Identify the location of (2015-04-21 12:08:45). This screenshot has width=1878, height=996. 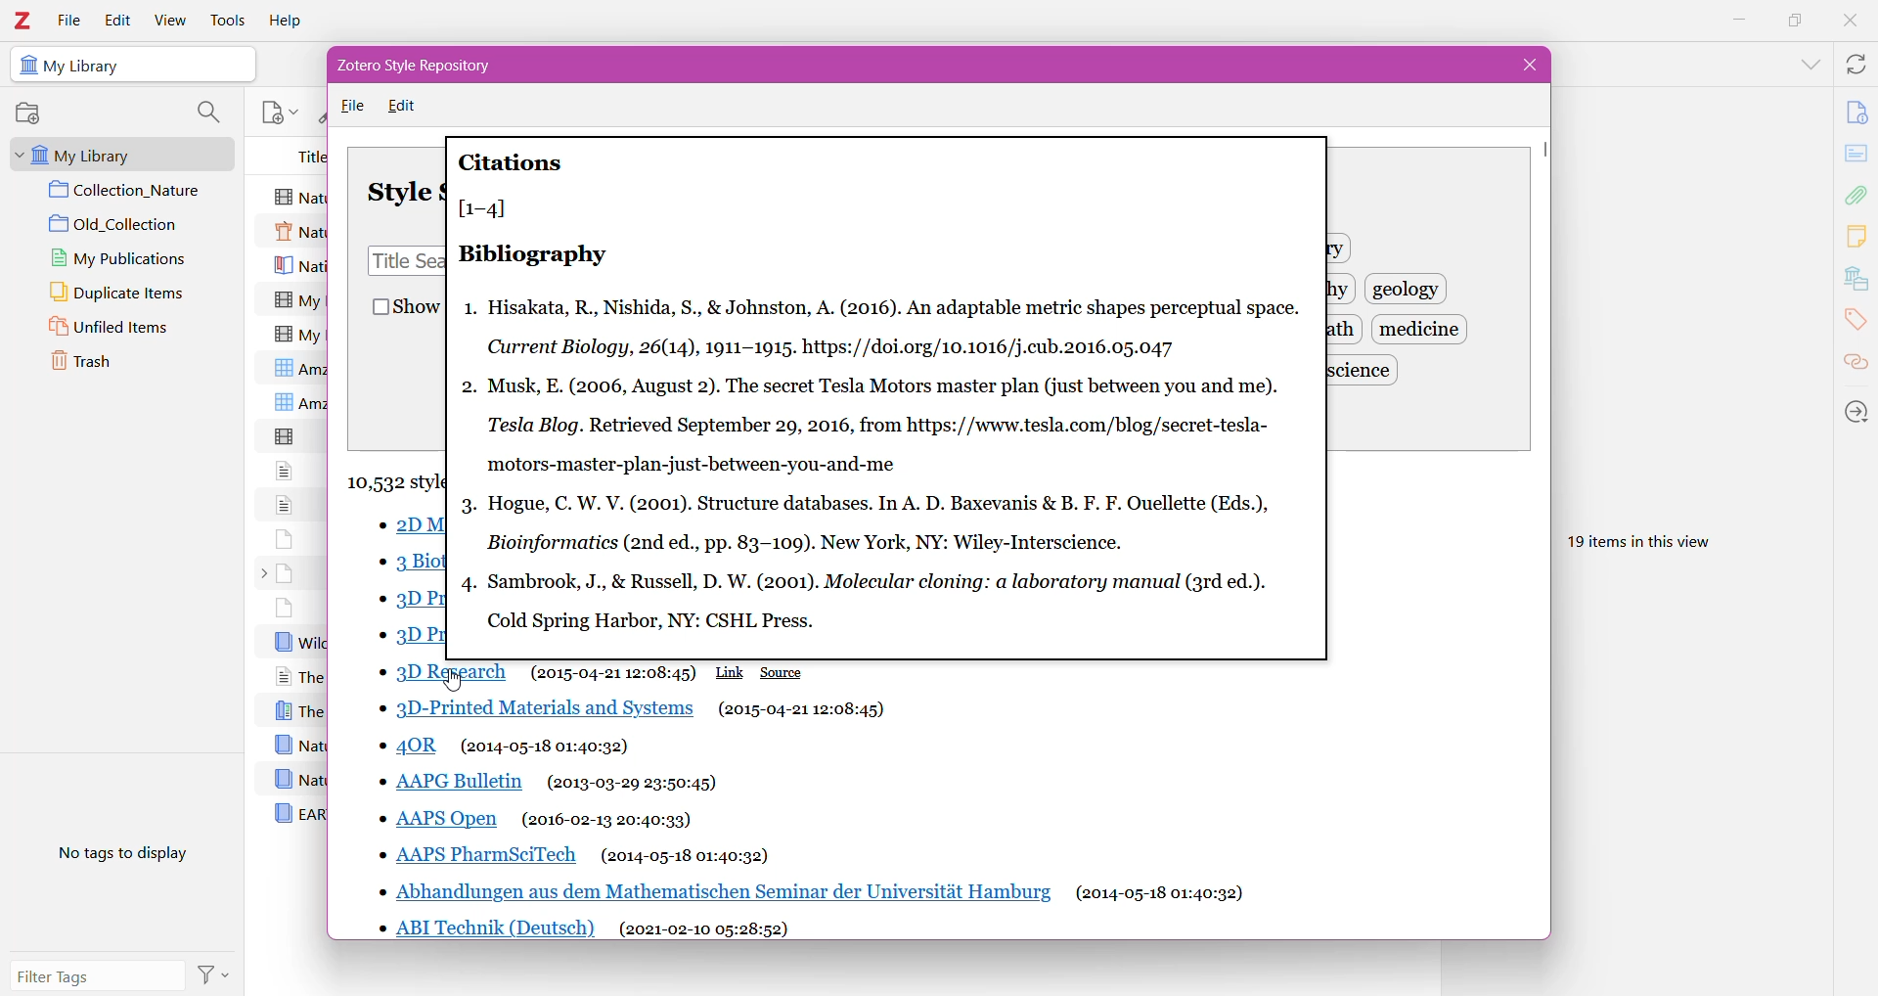
(613, 672).